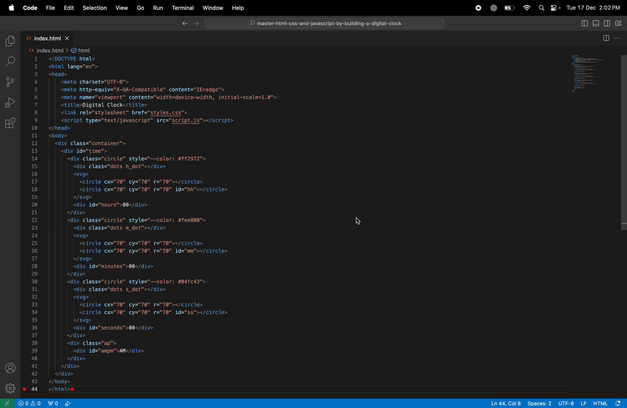  Describe the element at coordinates (10, 388) in the screenshot. I see `settings` at that location.